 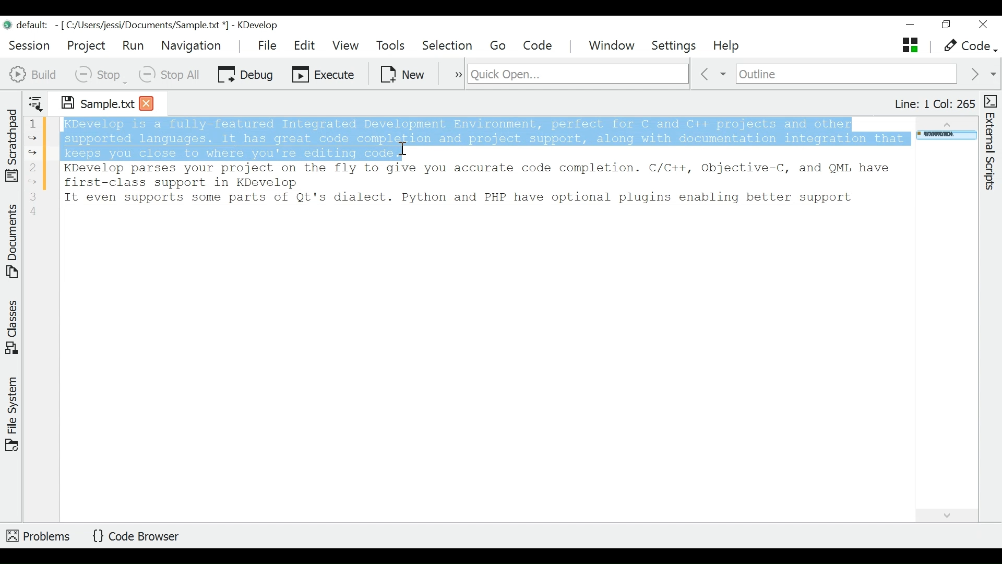 What do you see at coordinates (133, 45) in the screenshot?
I see `Run` at bounding box center [133, 45].